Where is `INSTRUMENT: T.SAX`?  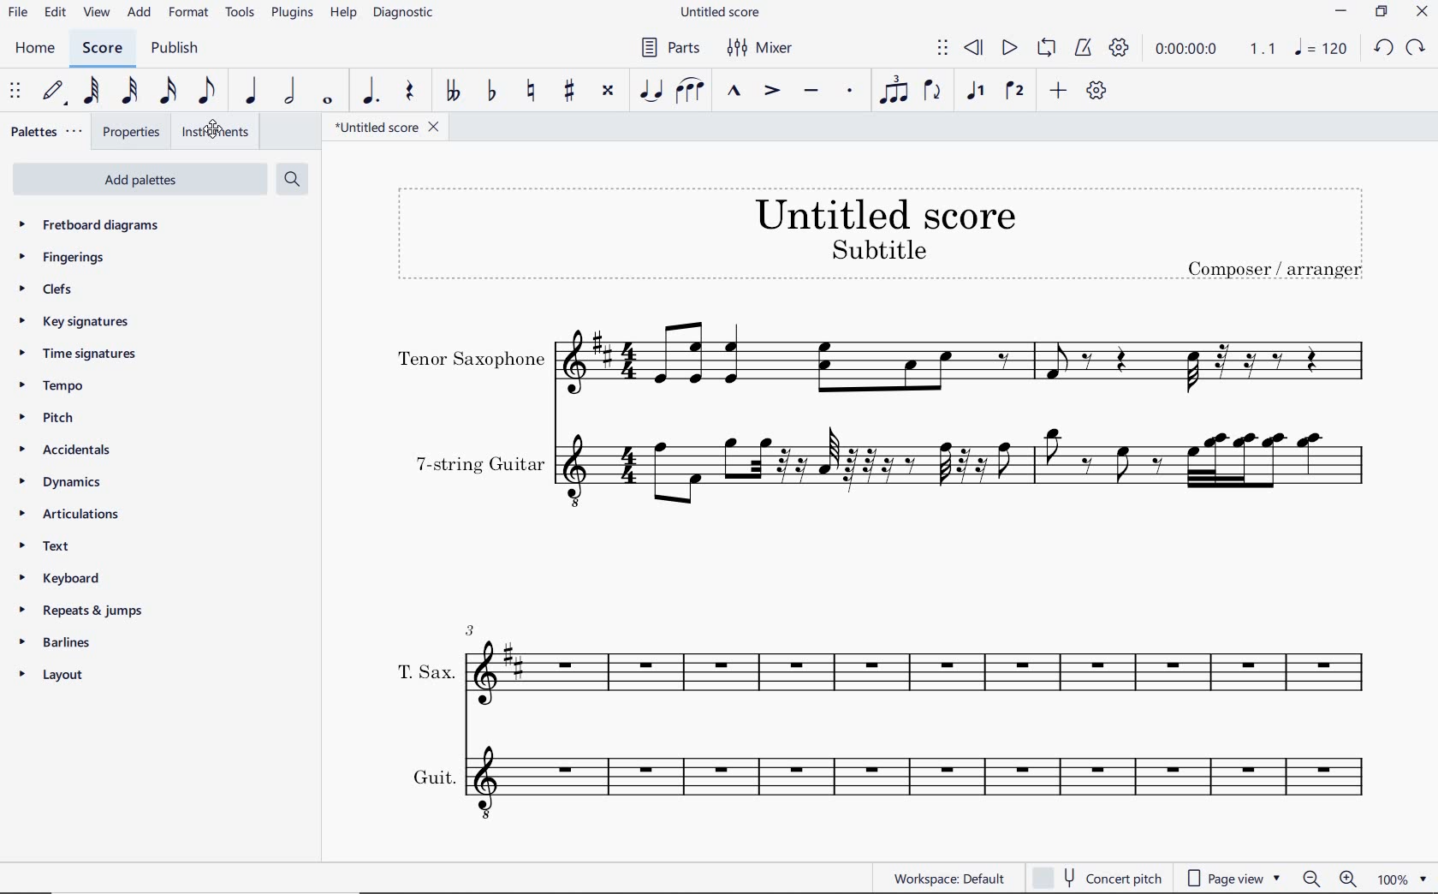
INSTRUMENT: T.SAX is located at coordinates (878, 659).